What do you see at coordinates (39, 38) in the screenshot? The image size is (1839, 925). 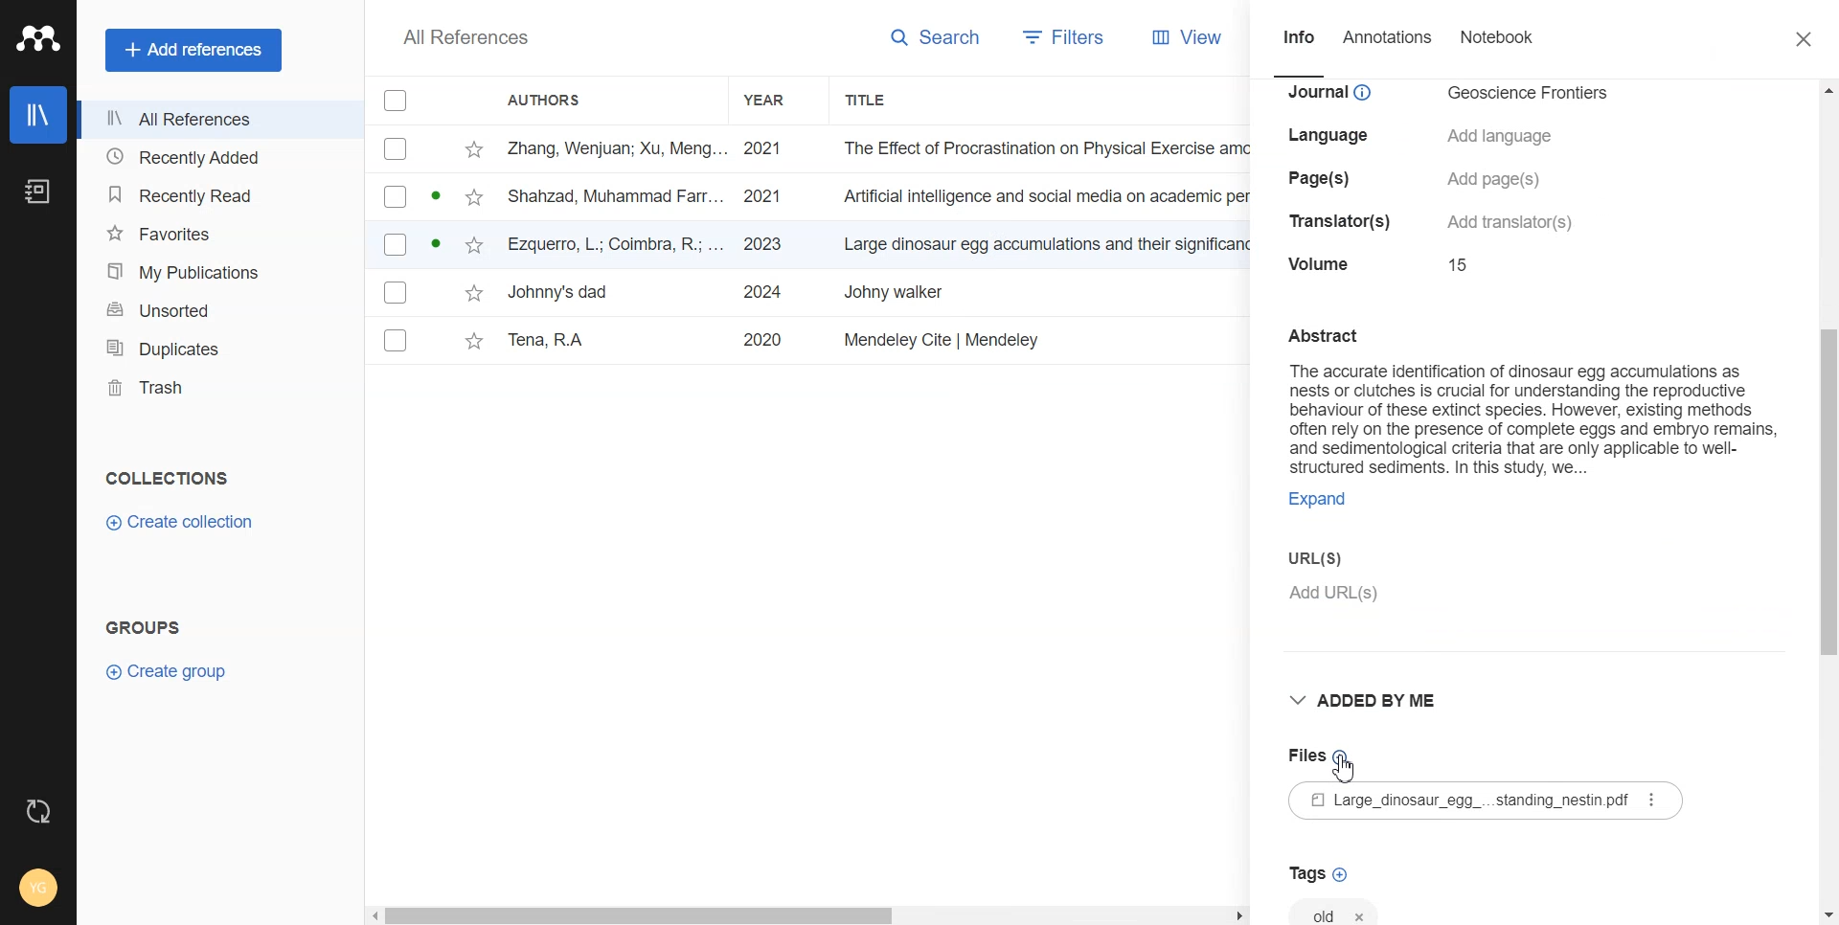 I see `Logo` at bounding box center [39, 38].